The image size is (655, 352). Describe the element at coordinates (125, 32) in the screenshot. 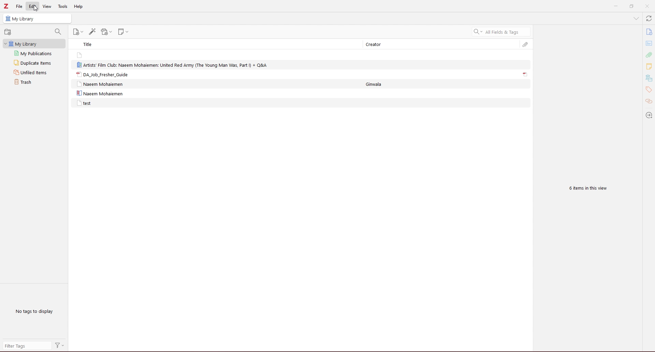

I see `new note` at that location.